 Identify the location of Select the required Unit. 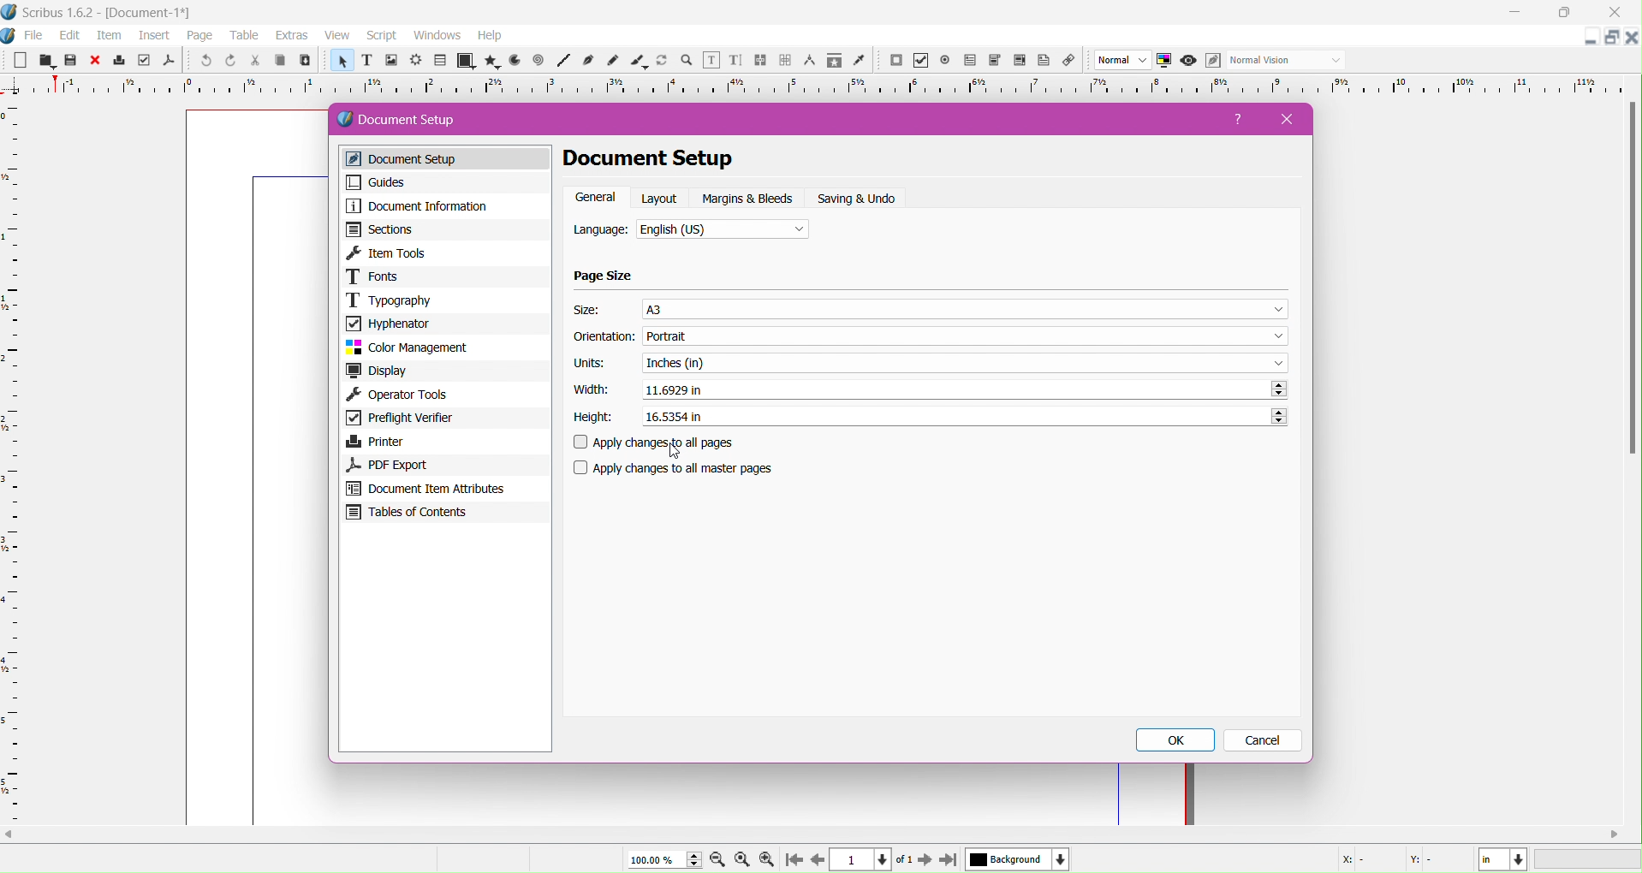
(965, 362).